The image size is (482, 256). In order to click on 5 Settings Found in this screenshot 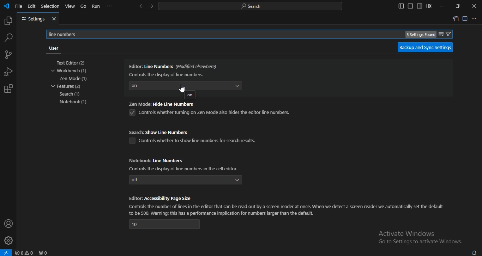, I will do `click(421, 35)`.